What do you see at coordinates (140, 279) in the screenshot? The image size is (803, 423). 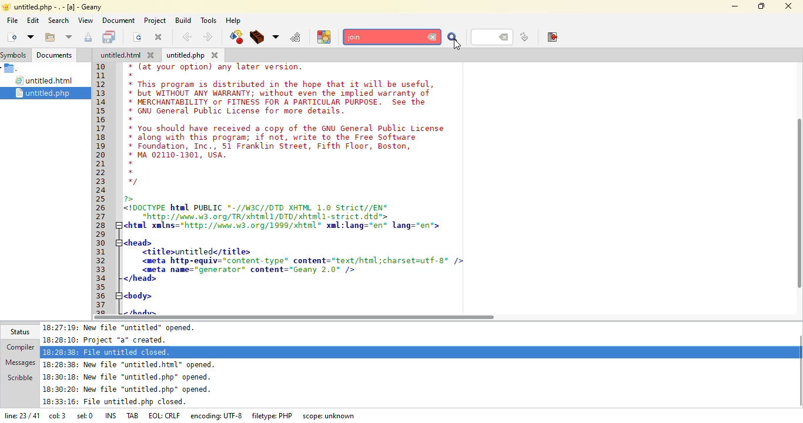 I see `</head>` at bounding box center [140, 279].